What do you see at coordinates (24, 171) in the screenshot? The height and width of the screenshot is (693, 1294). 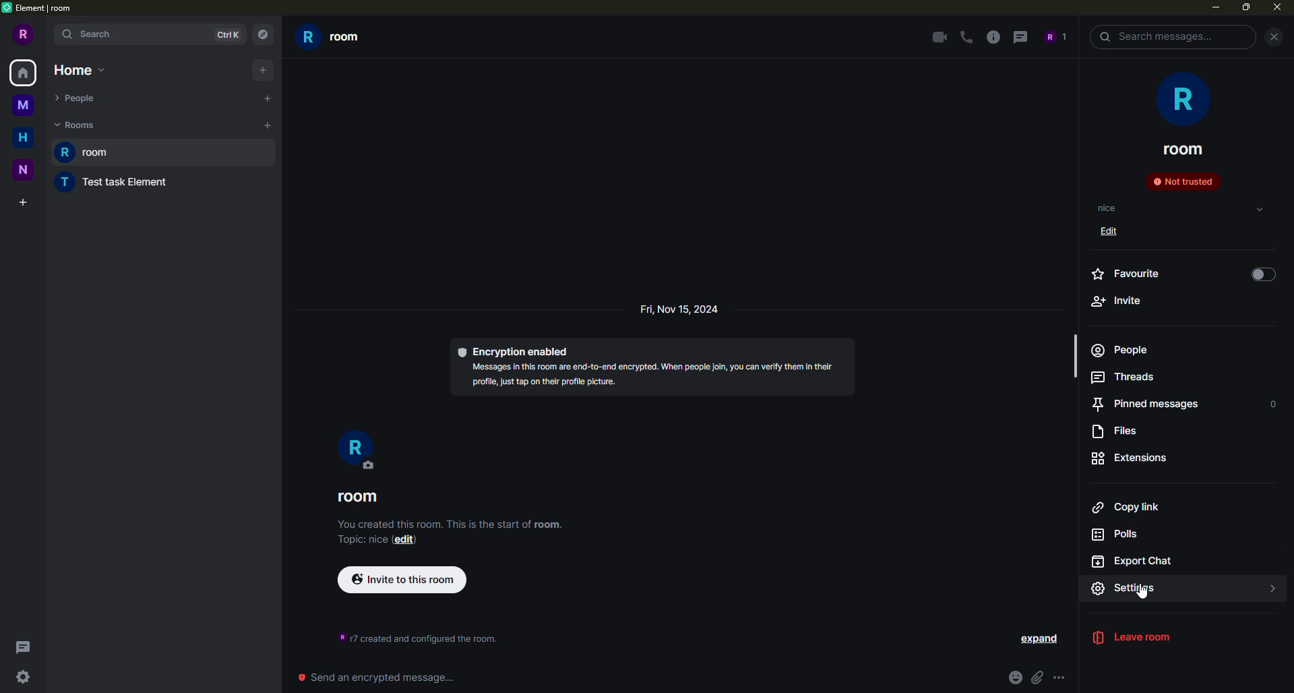 I see `N` at bounding box center [24, 171].